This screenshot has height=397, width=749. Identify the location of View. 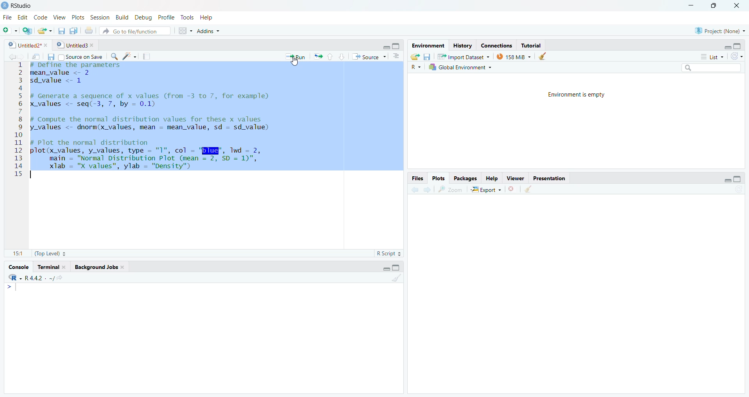
(58, 16).